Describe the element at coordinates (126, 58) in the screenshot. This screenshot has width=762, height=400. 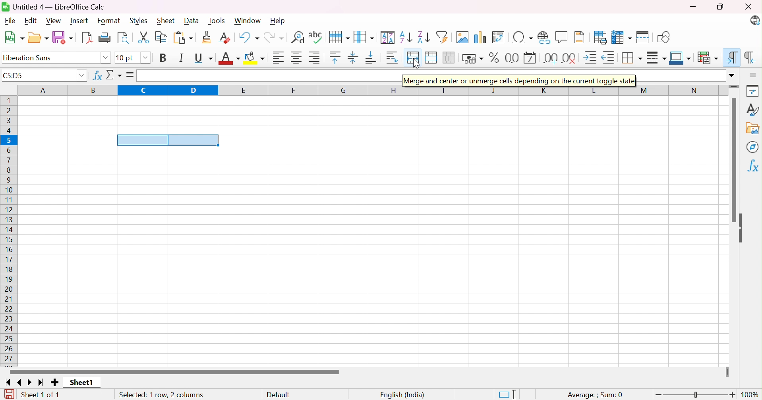
I see `10 pt` at that location.